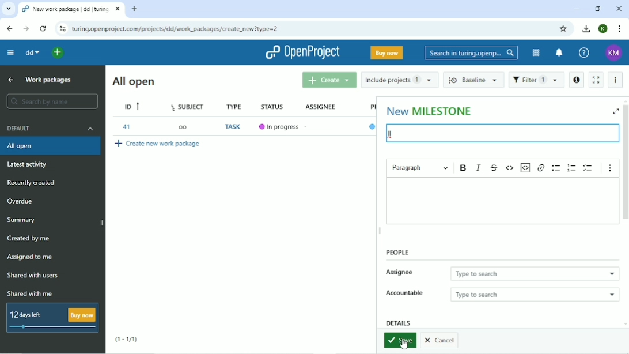  Describe the element at coordinates (473, 81) in the screenshot. I see `Baseline` at that location.